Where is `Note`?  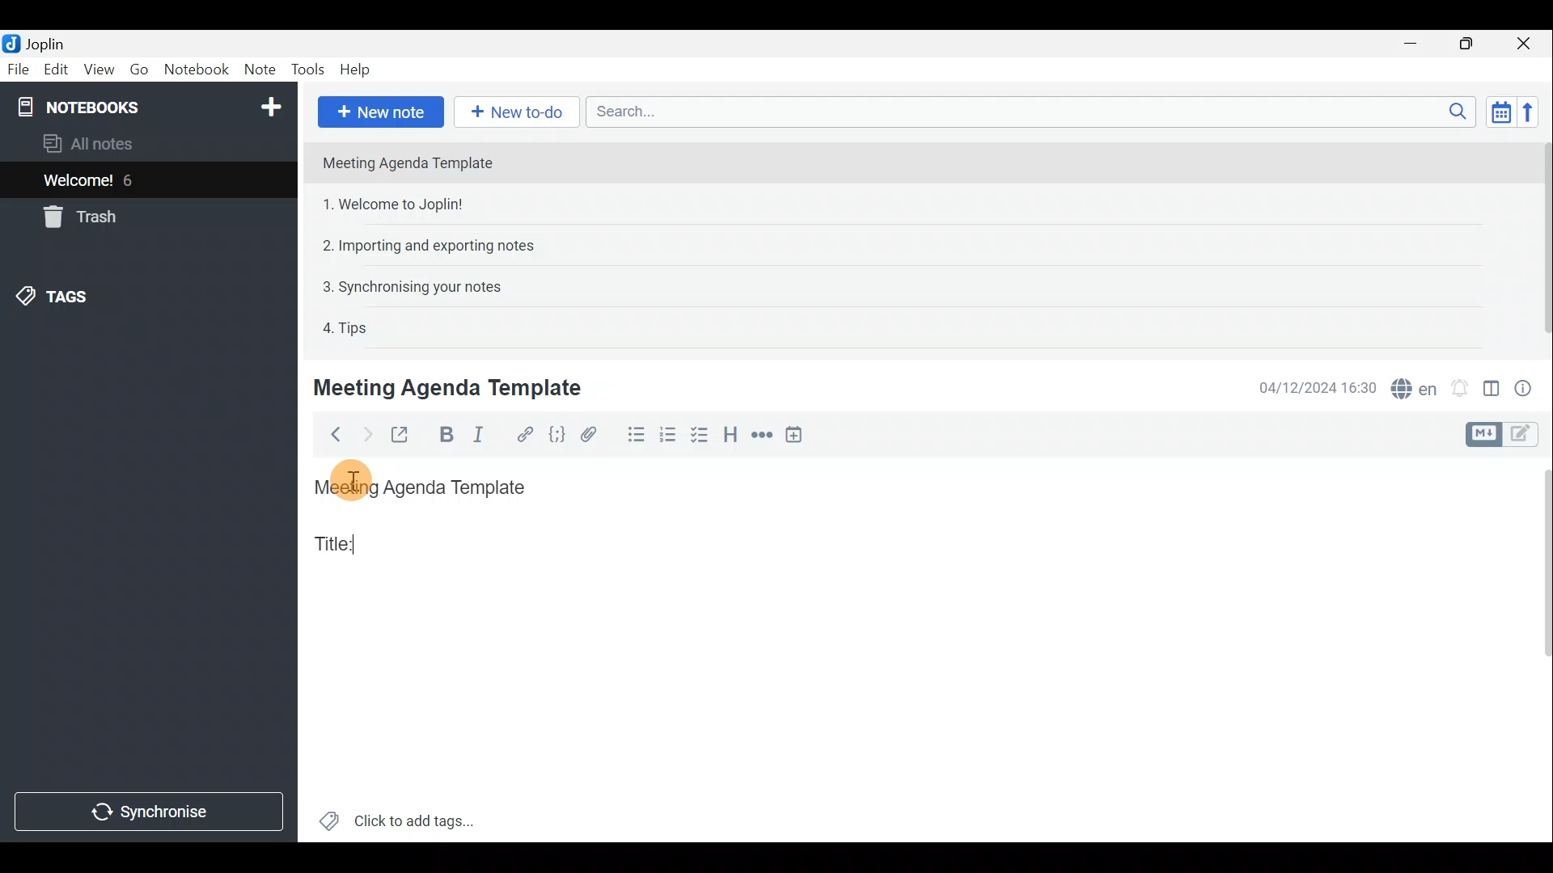
Note is located at coordinates (257, 66).